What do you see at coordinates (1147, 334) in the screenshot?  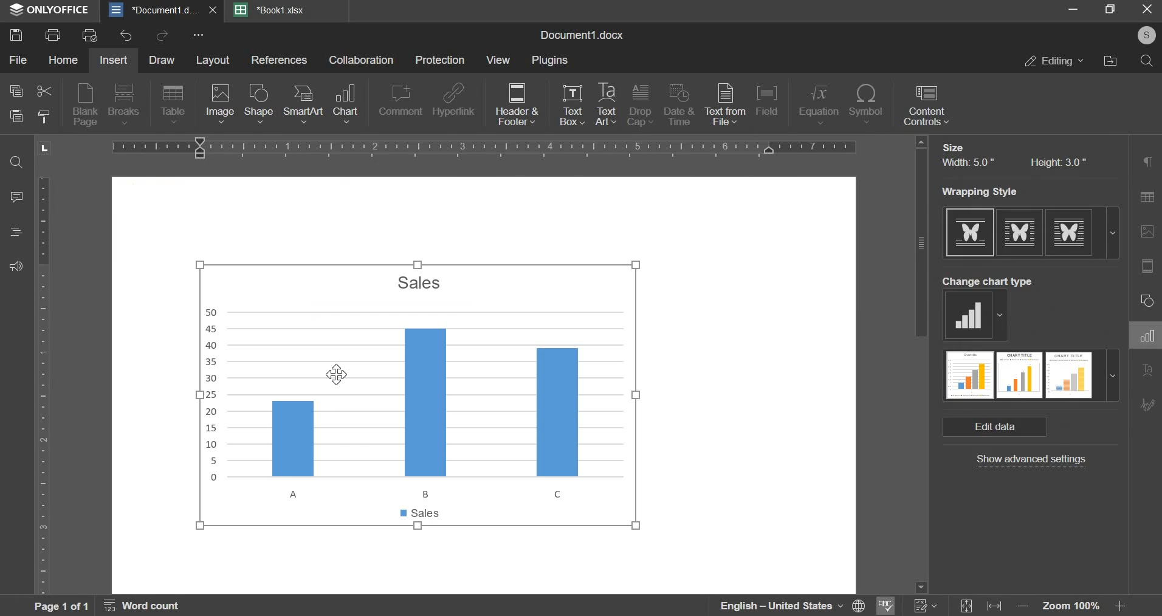 I see `Comment Tool` at bounding box center [1147, 334].